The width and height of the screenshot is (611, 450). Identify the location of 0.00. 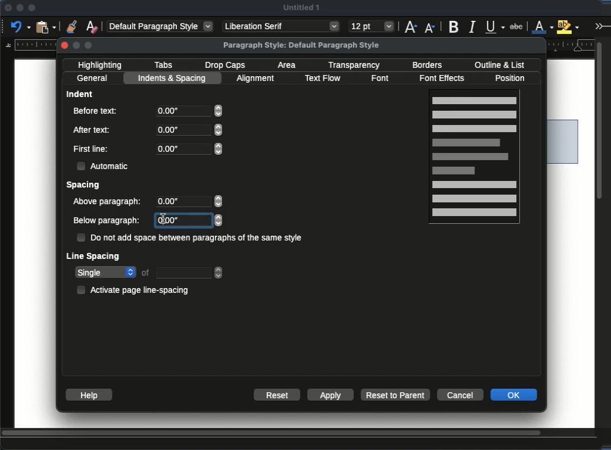
(190, 130).